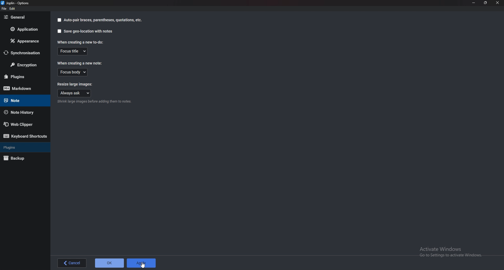  I want to click on Minimize, so click(473, 3).